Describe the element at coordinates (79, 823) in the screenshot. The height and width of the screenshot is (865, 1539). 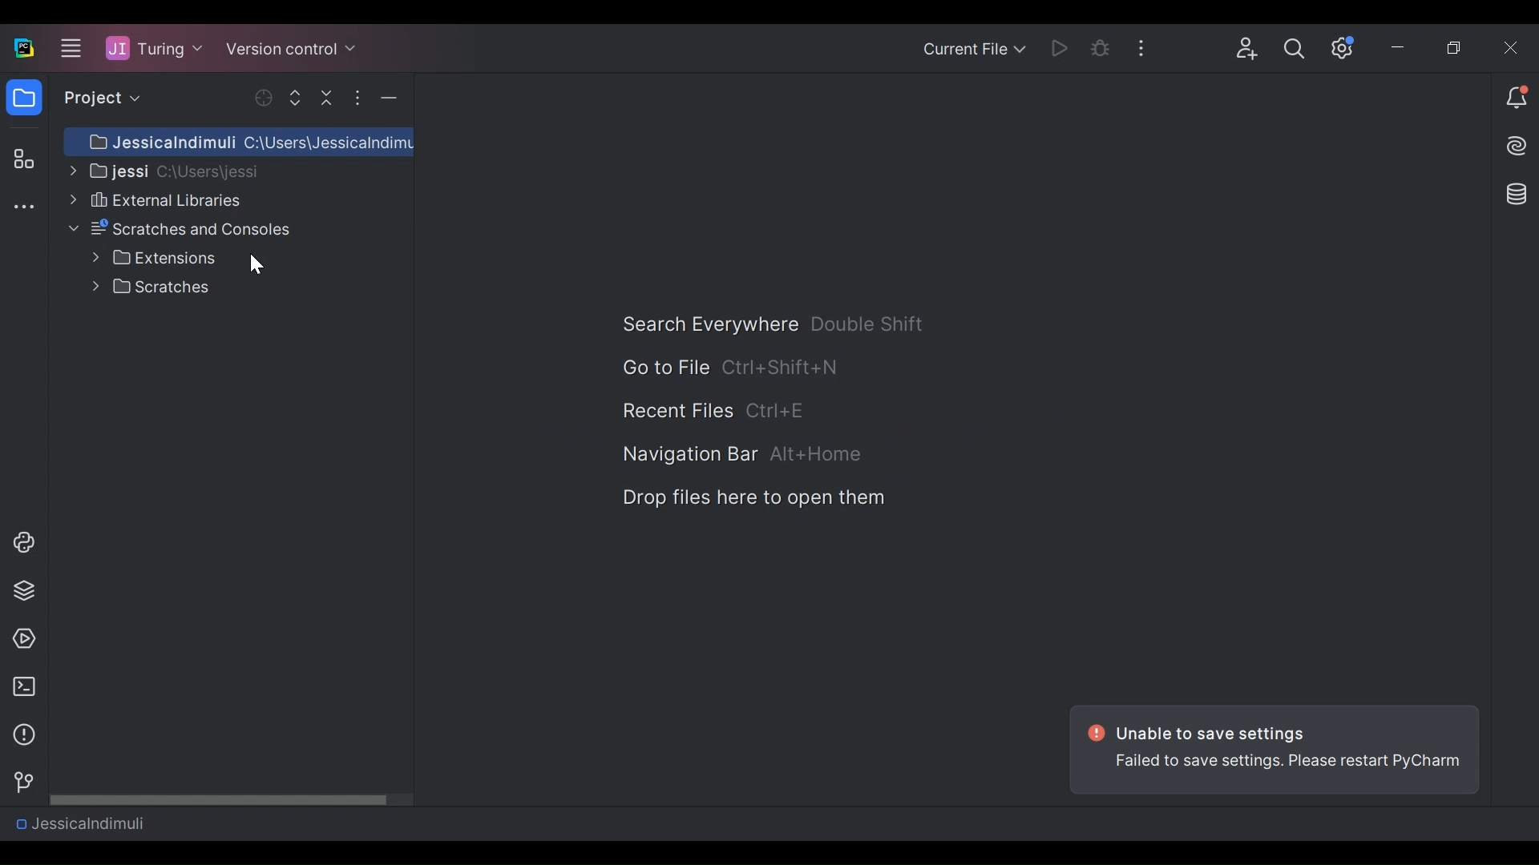
I see `JessicaIndumuli` at that location.